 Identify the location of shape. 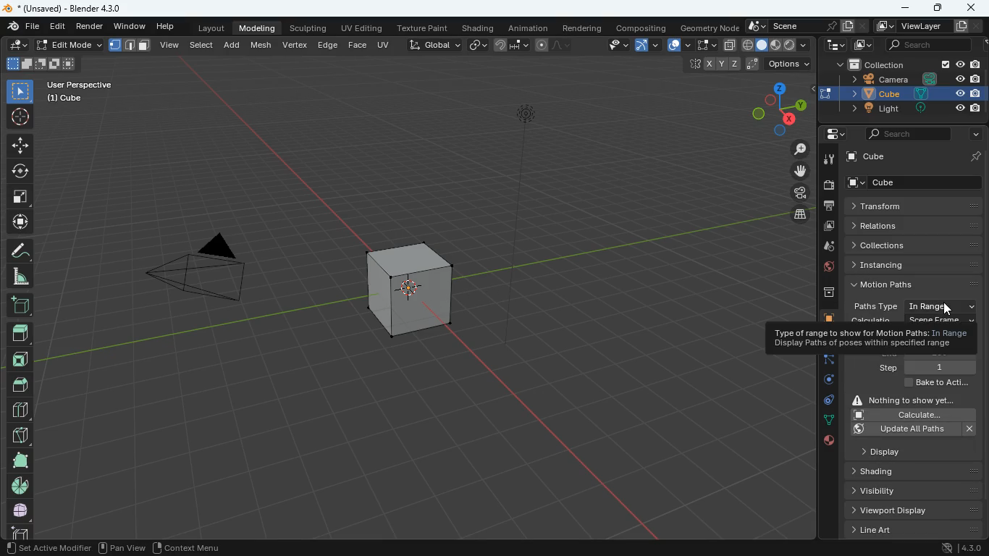
(41, 63).